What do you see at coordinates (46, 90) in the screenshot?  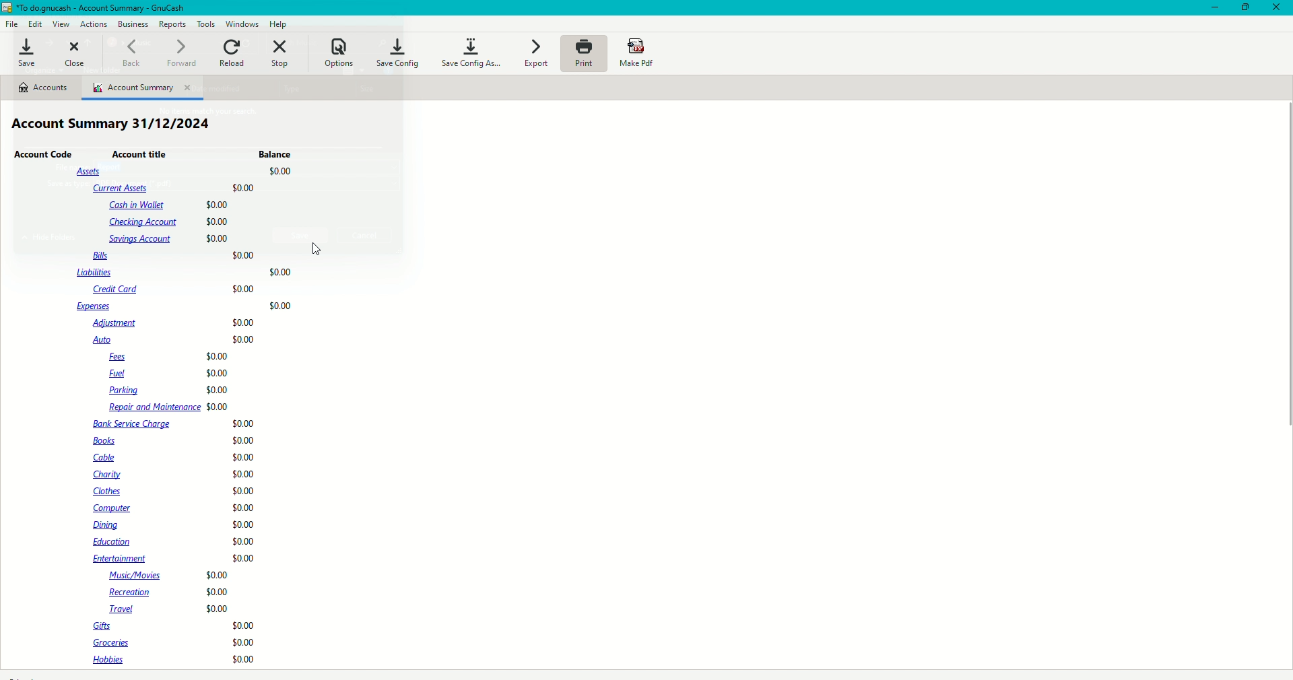 I see `Accounts` at bounding box center [46, 90].